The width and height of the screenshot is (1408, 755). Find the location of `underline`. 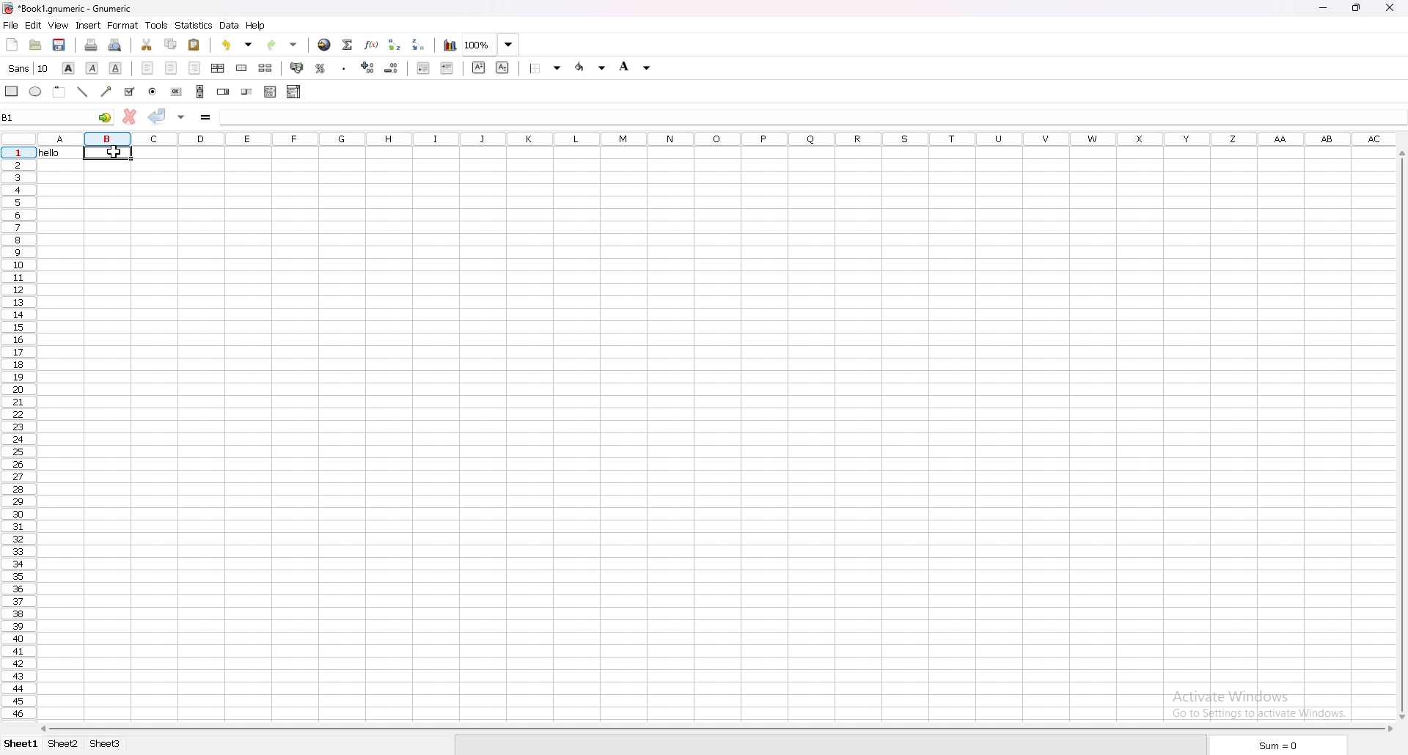

underline is located at coordinates (117, 69).